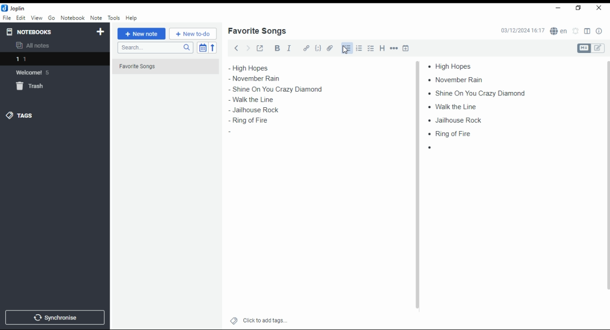  Describe the element at coordinates (579, 8) in the screenshot. I see `restore` at that location.